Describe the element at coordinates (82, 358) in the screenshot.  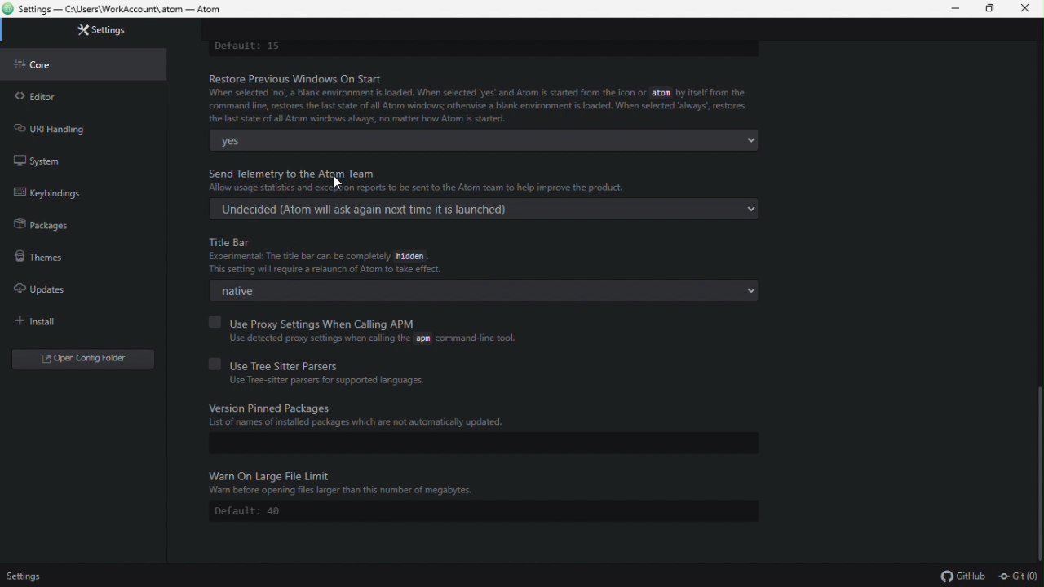
I see `open config editor` at that location.